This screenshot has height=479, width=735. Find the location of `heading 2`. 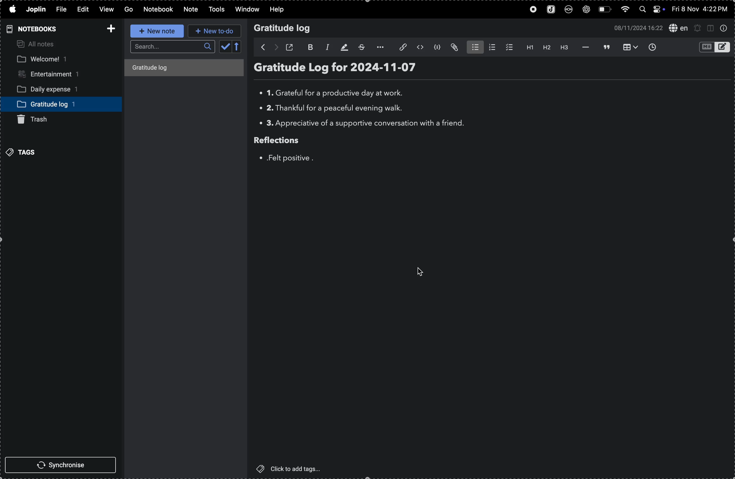

heading 2 is located at coordinates (546, 48).